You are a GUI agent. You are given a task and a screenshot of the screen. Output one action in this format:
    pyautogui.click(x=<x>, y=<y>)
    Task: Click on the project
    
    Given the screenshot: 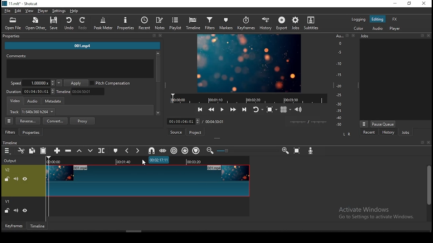 What is the action you would take?
    pyautogui.click(x=196, y=132)
    